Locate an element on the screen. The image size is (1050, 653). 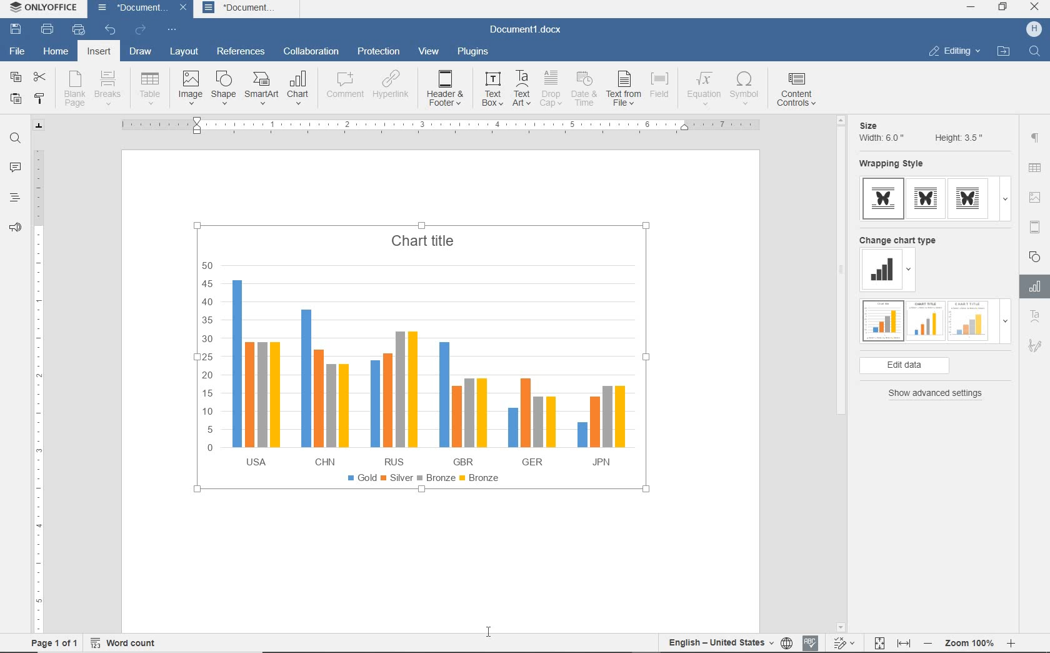
blank page is located at coordinates (74, 89).